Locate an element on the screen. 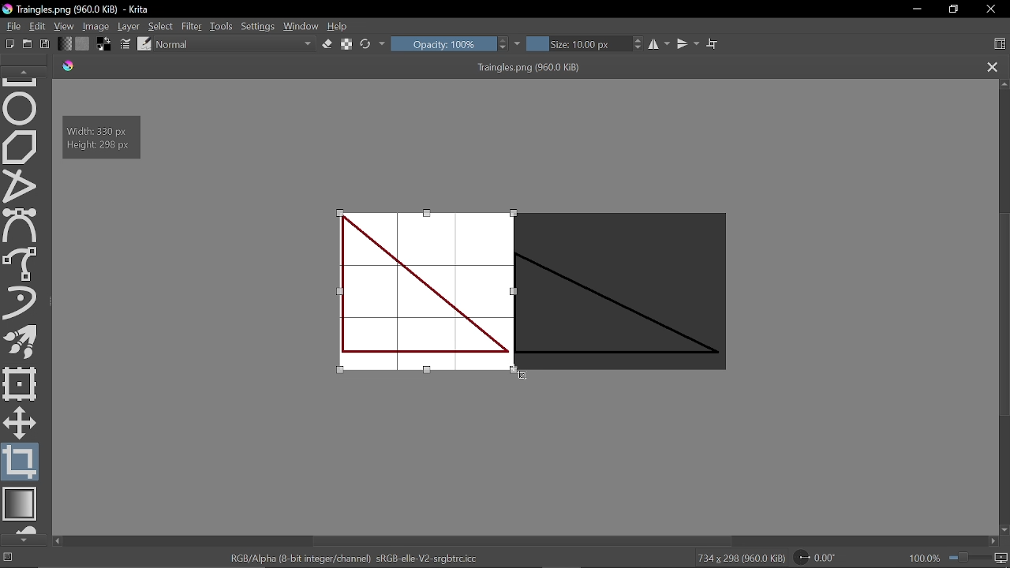  Opacity: 100% is located at coordinates (443, 43).